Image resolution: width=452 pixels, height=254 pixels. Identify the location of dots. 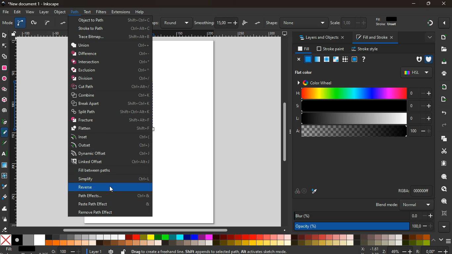
(64, 23).